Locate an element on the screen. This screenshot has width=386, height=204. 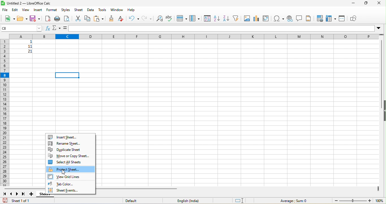
edit is located at coordinates (14, 10).